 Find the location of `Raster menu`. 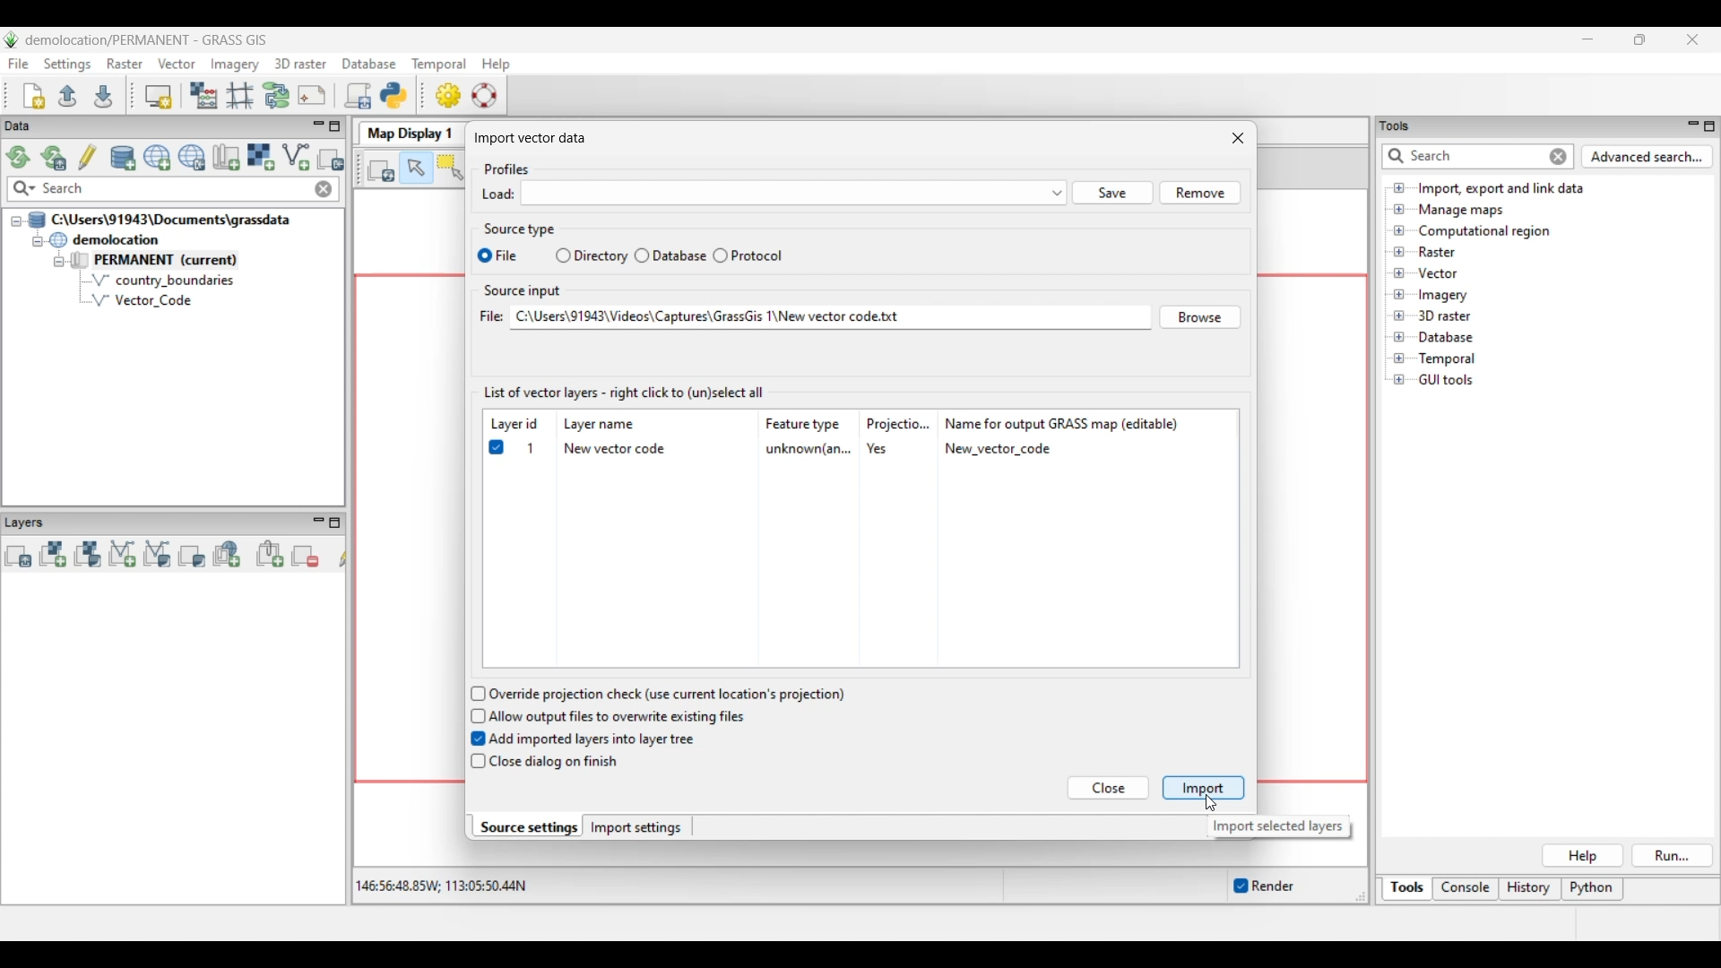

Raster menu is located at coordinates (125, 64).